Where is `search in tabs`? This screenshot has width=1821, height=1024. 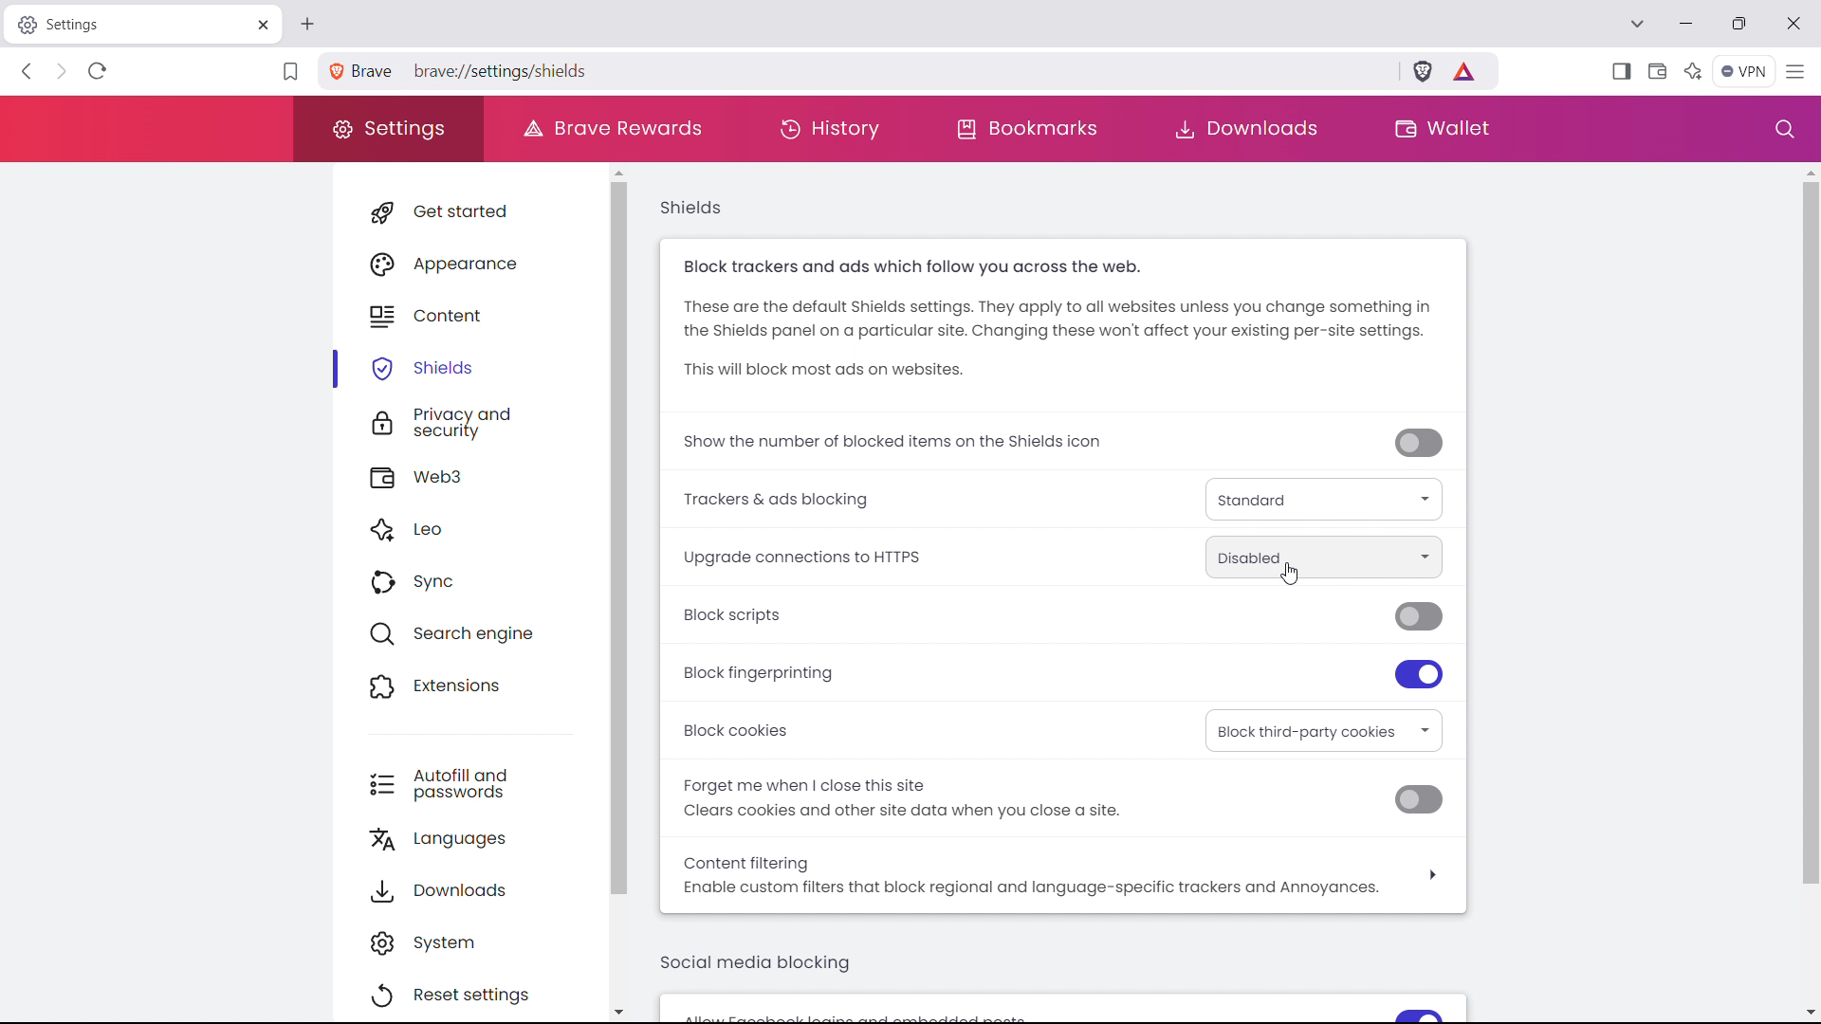 search in tabs is located at coordinates (1636, 22).